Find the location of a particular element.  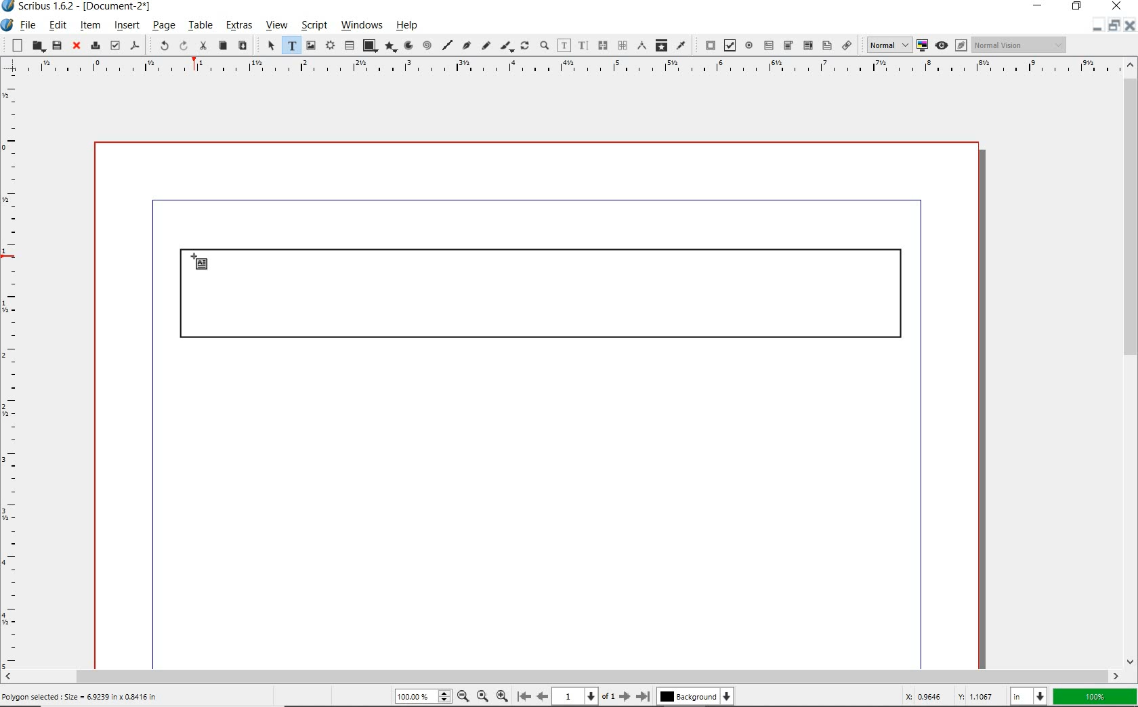

freehand line is located at coordinates (486, 46).